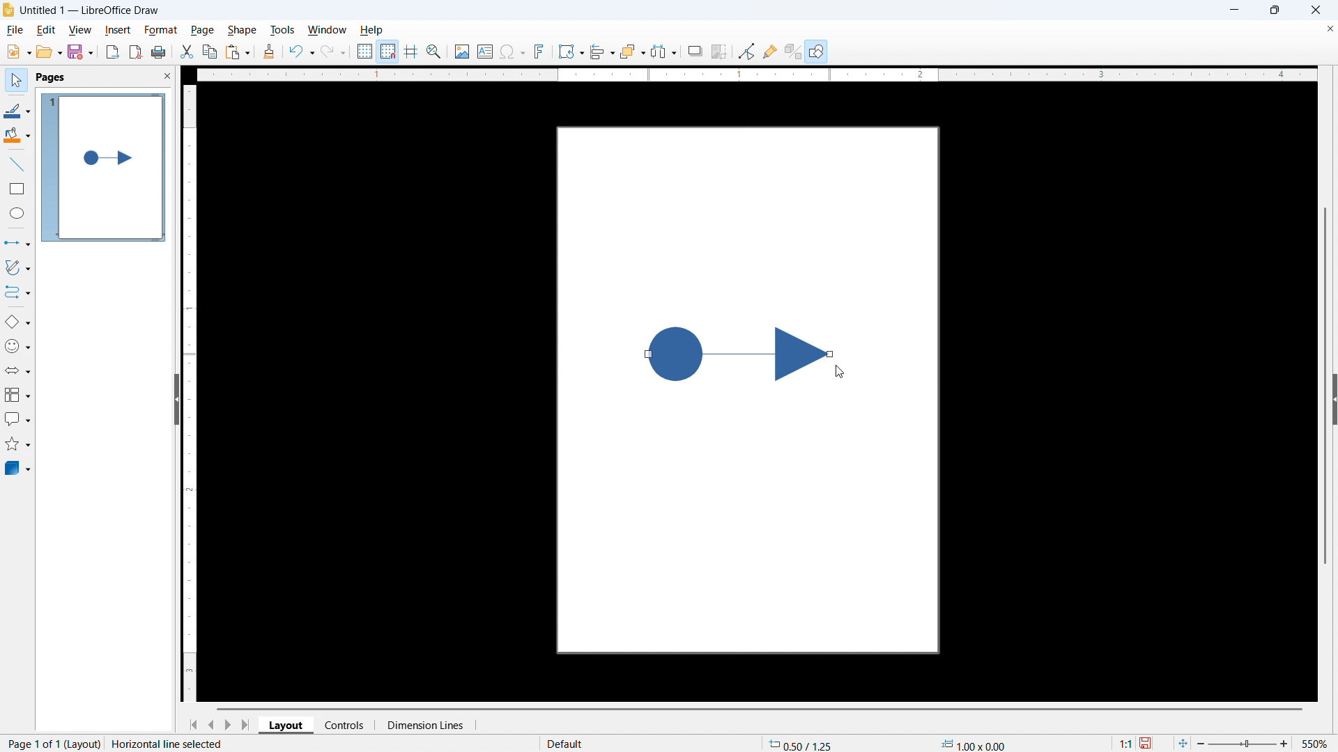 This screenshot has height=752, width=1338. I want to click on Tools , so click(282, 30).